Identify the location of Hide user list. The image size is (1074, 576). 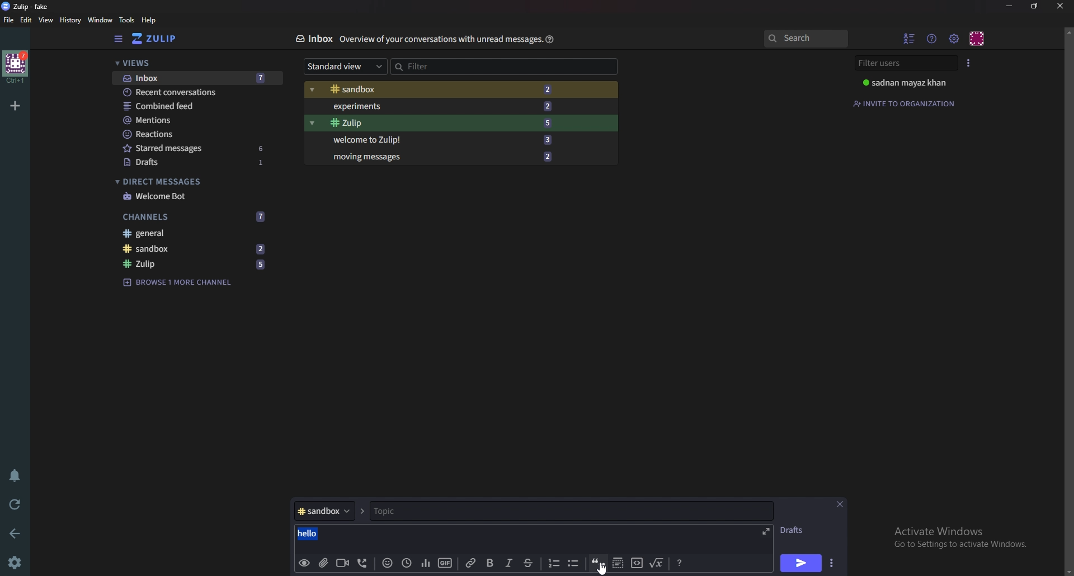
(910, 37).